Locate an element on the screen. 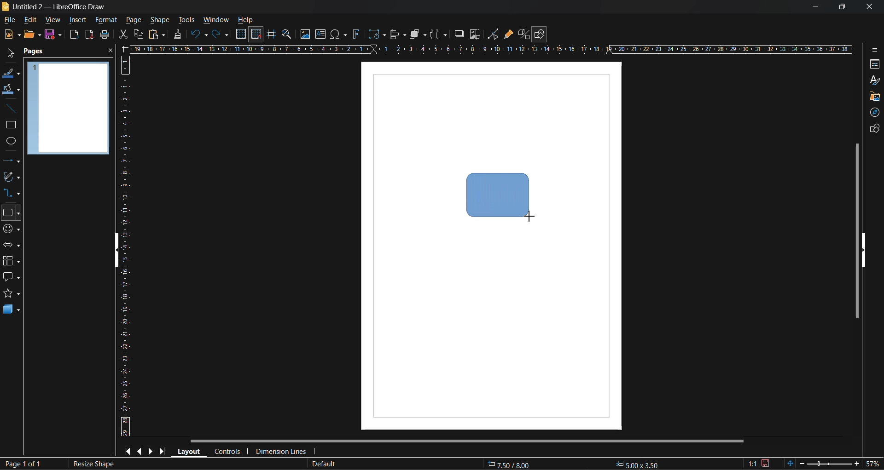 This screenshot has height=470, width=884. fontwork is located at coordinates (358, 33).